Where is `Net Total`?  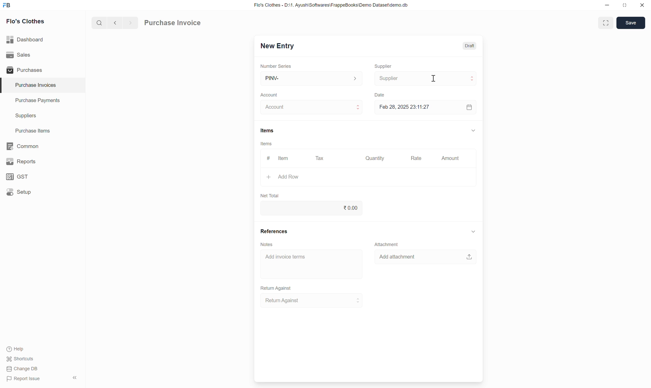 Net Total is located at coordinates (270, 196).